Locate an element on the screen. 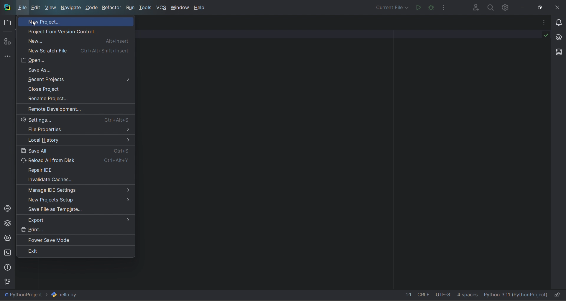 The width and height of the screenshot is (566, 301). file is located at coordinates (23, 7).